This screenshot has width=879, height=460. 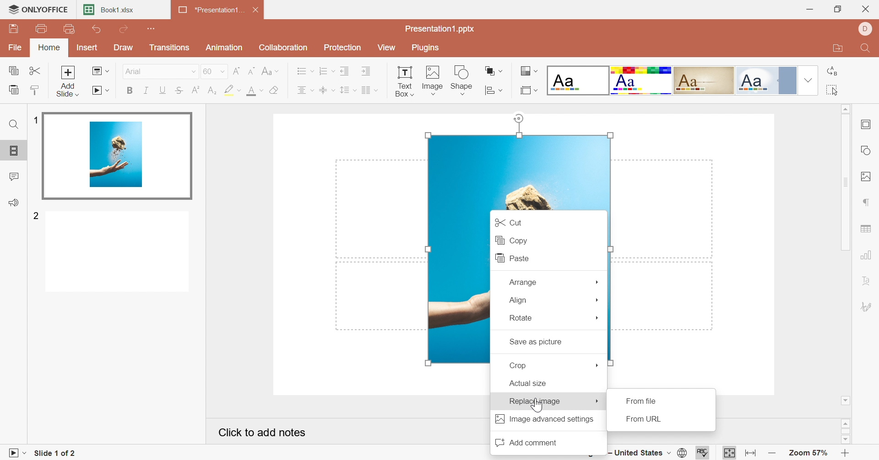 What do you see at coordinates (327, 89) in the screenshot?
I see `Vertical align` at bounding box center [327, 89].